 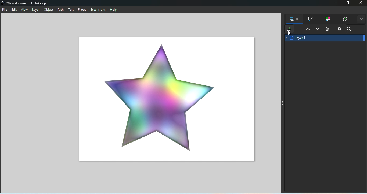 What do you see at coordinates (349, 3) in the screenshot?
I see `Maximize` at bounding box center [349, 3].